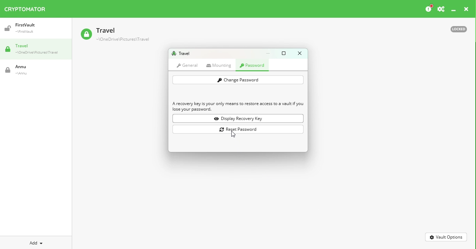 The image size is (476, 249). I want to click on Close, so click(466, 10).